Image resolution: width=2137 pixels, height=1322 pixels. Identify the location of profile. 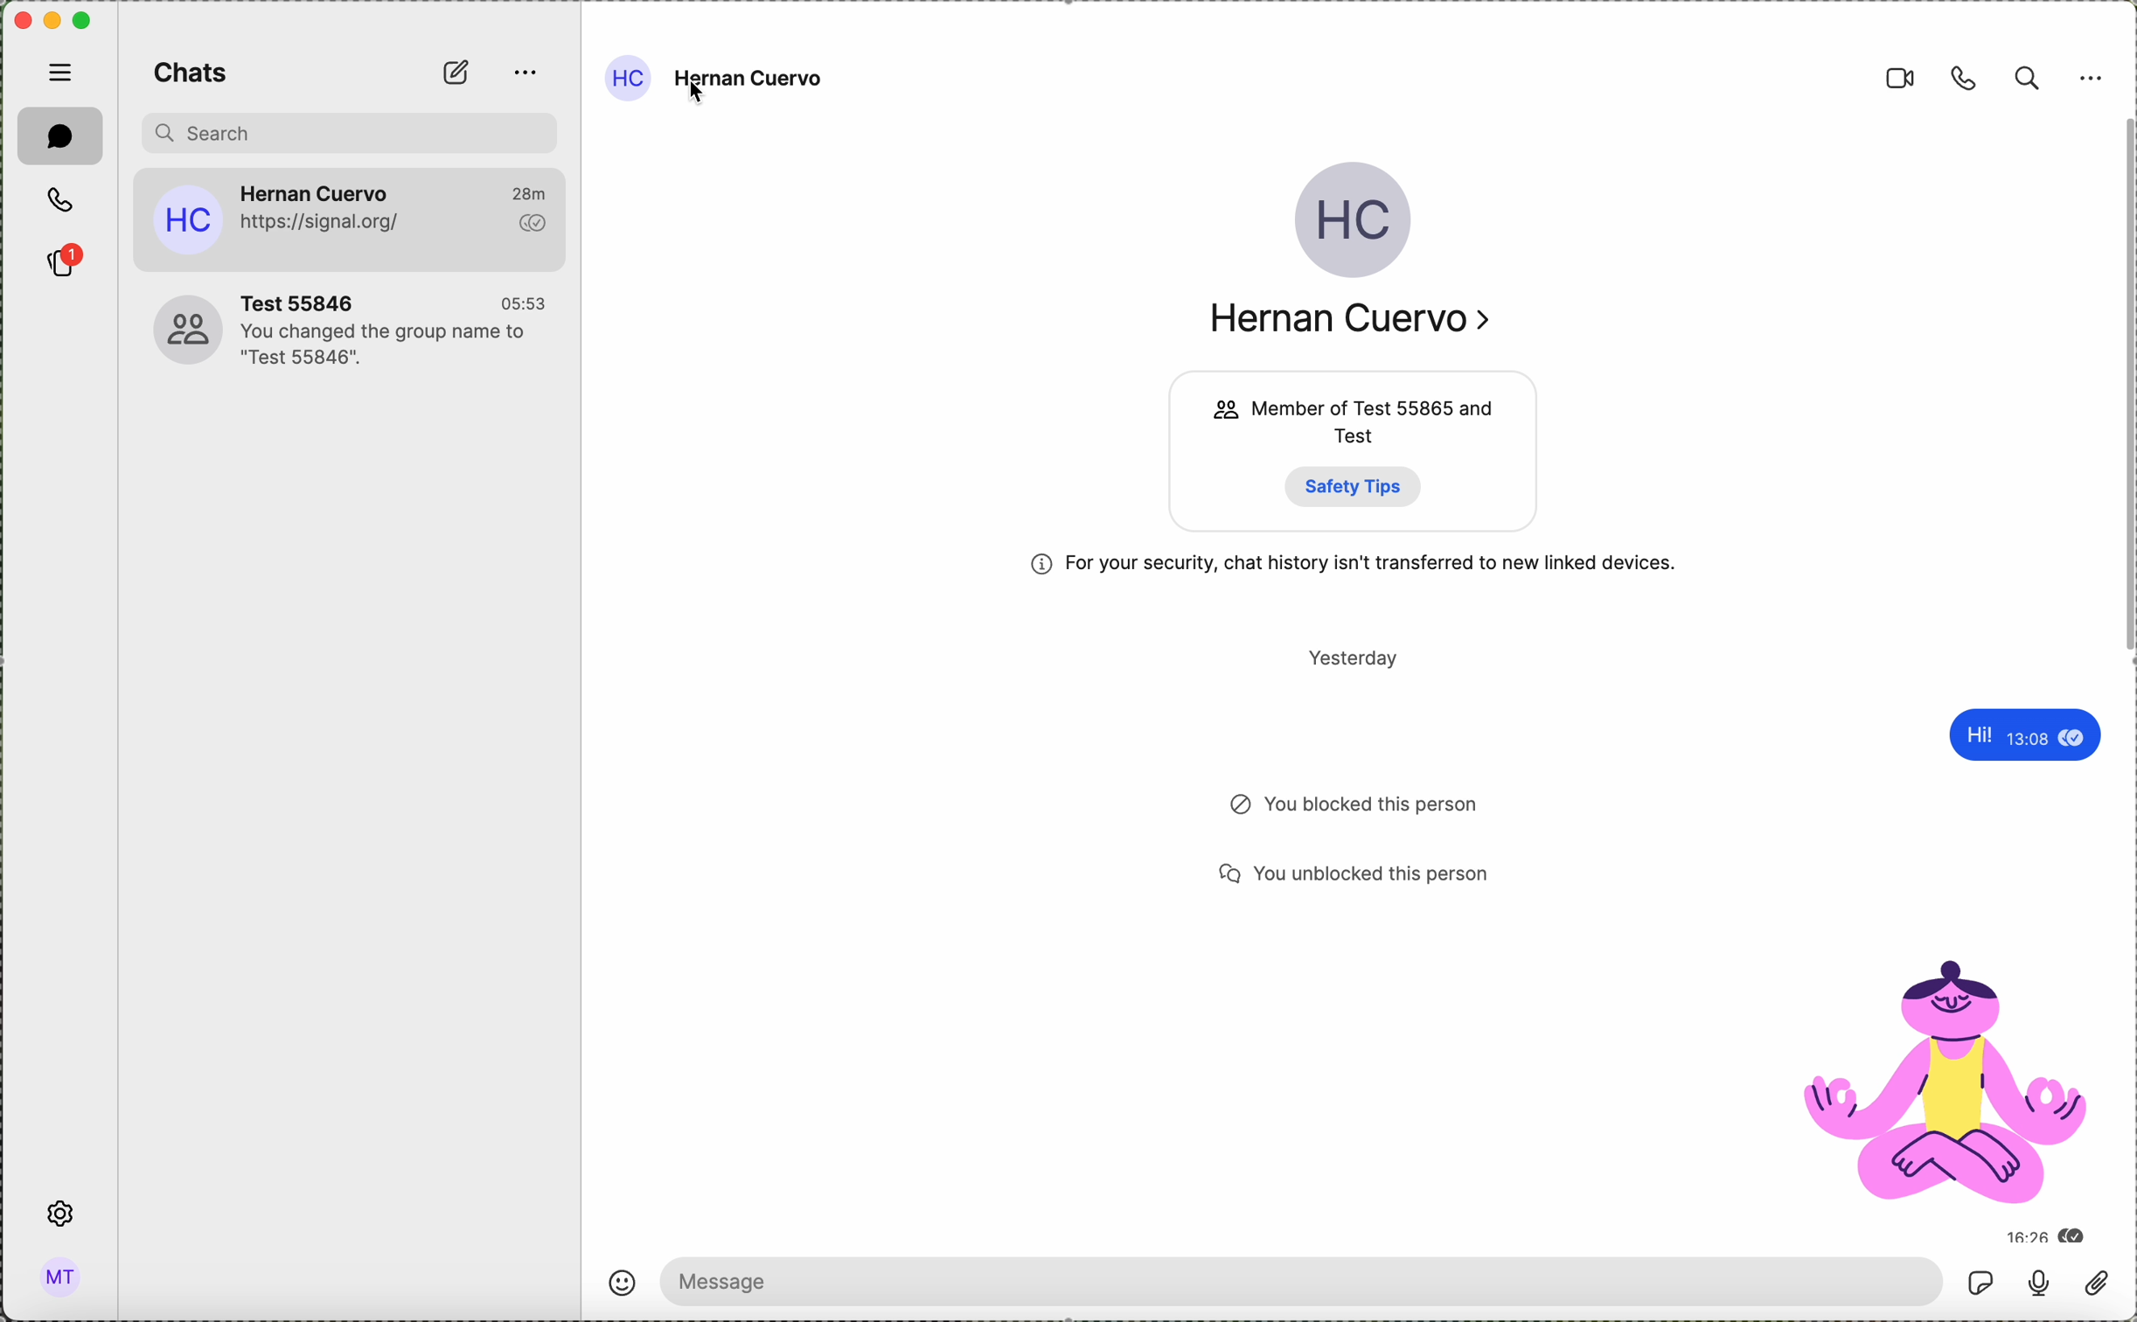
(61, 1276).